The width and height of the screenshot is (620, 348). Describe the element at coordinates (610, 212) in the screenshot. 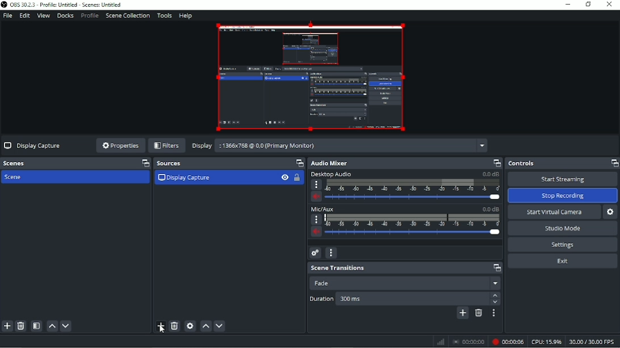

I see `Configure virtual camera` at that location.